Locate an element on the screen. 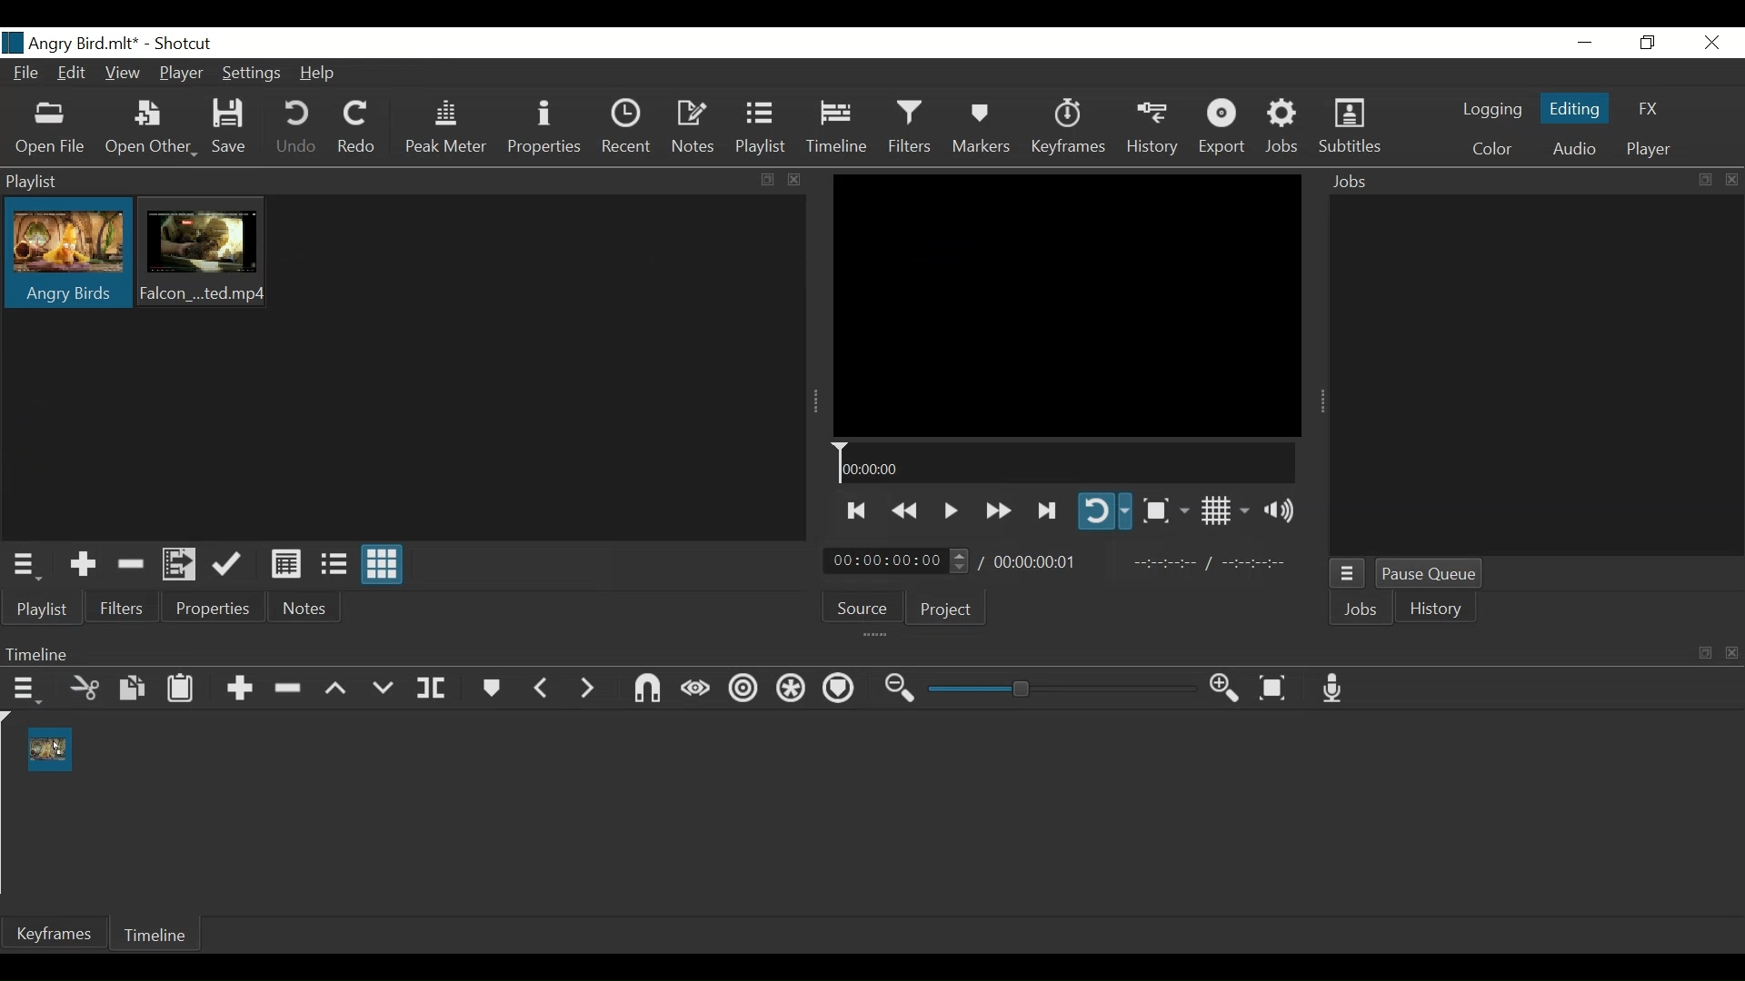 This screenshot has width=1745, height=981.  is located at coordinates (873, 652).